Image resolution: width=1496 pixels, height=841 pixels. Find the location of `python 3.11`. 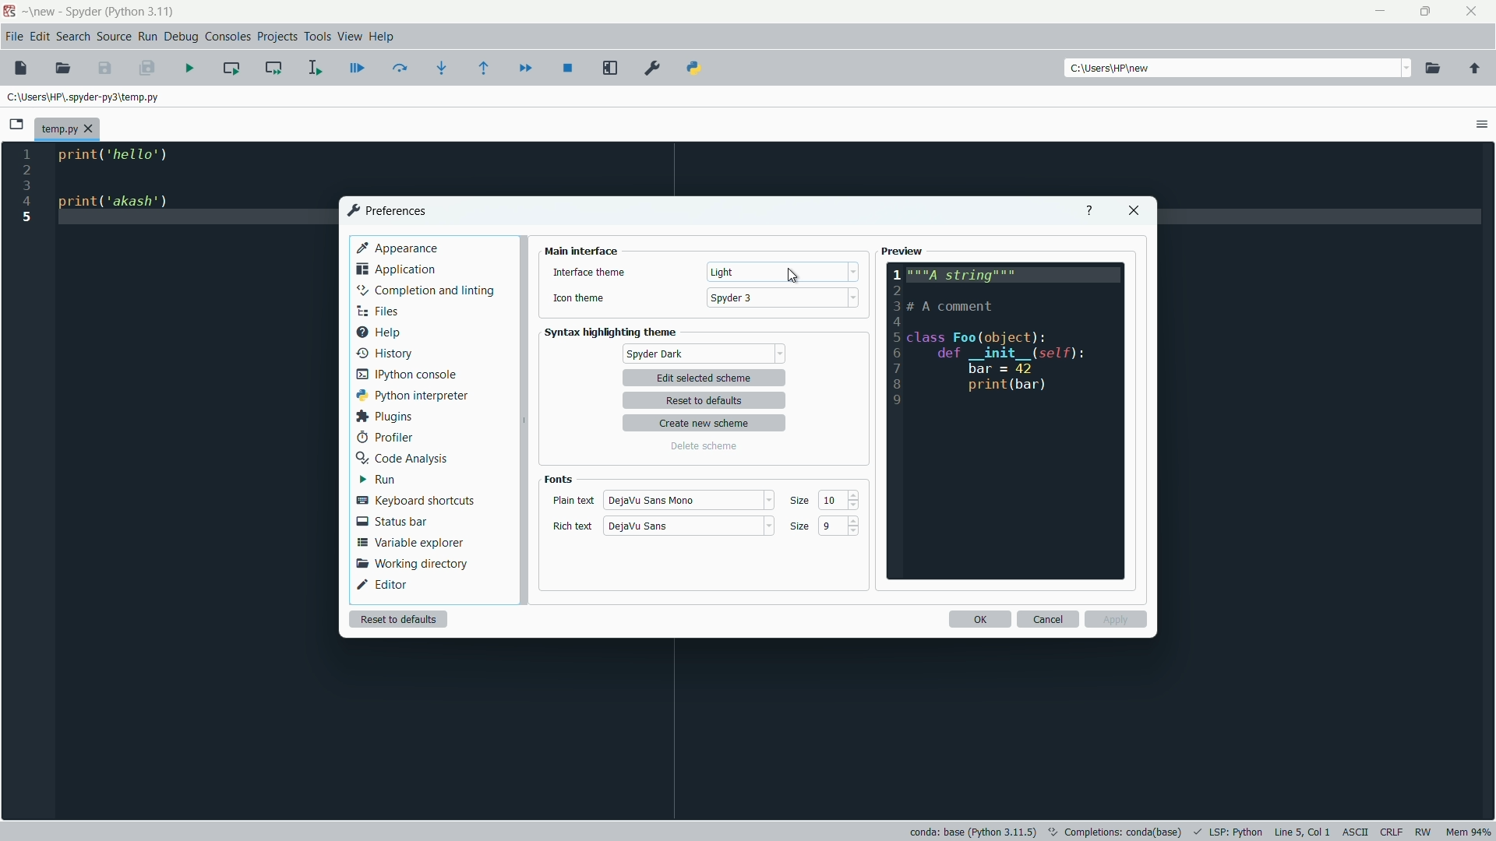

python 3.11 is located at coordinates (141, 11).